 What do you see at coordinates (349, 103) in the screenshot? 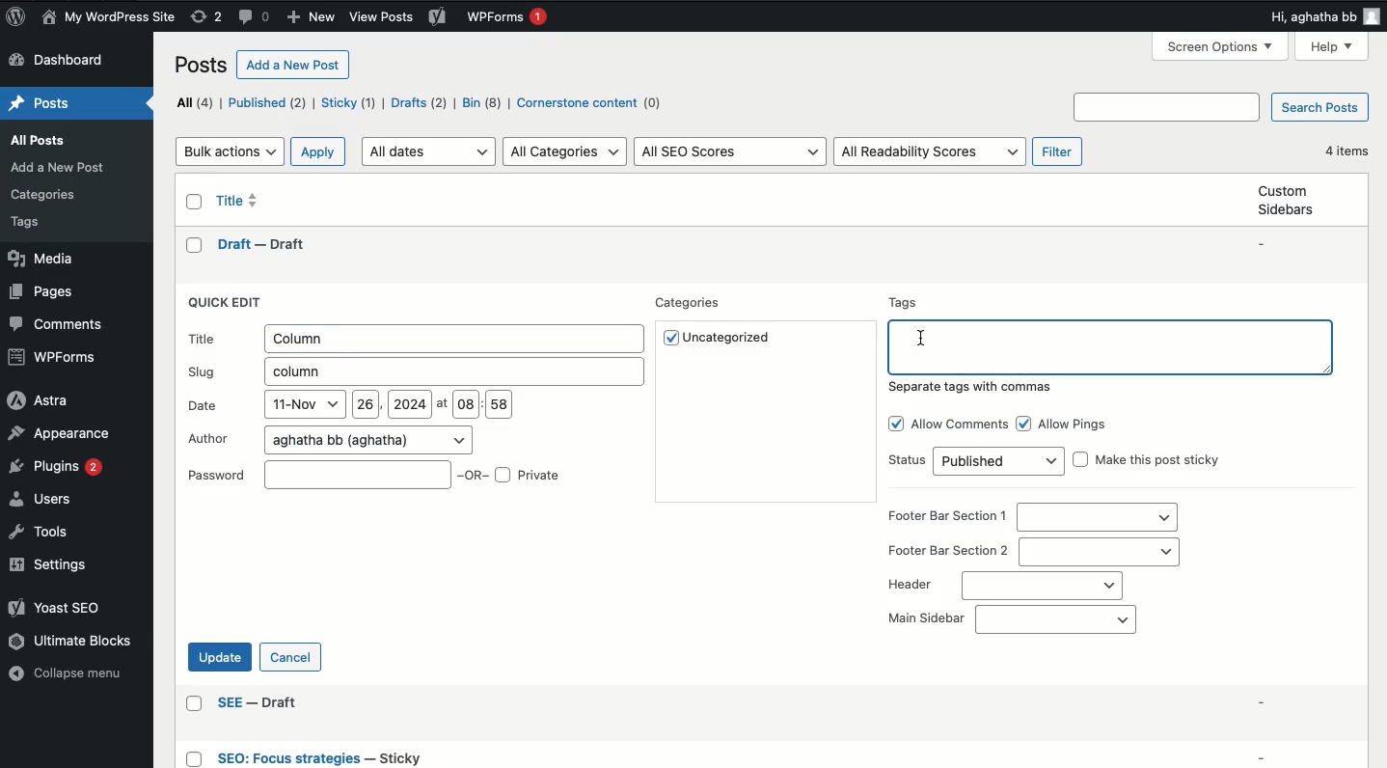
I see `Sticky` at bounding box center [349, 103].